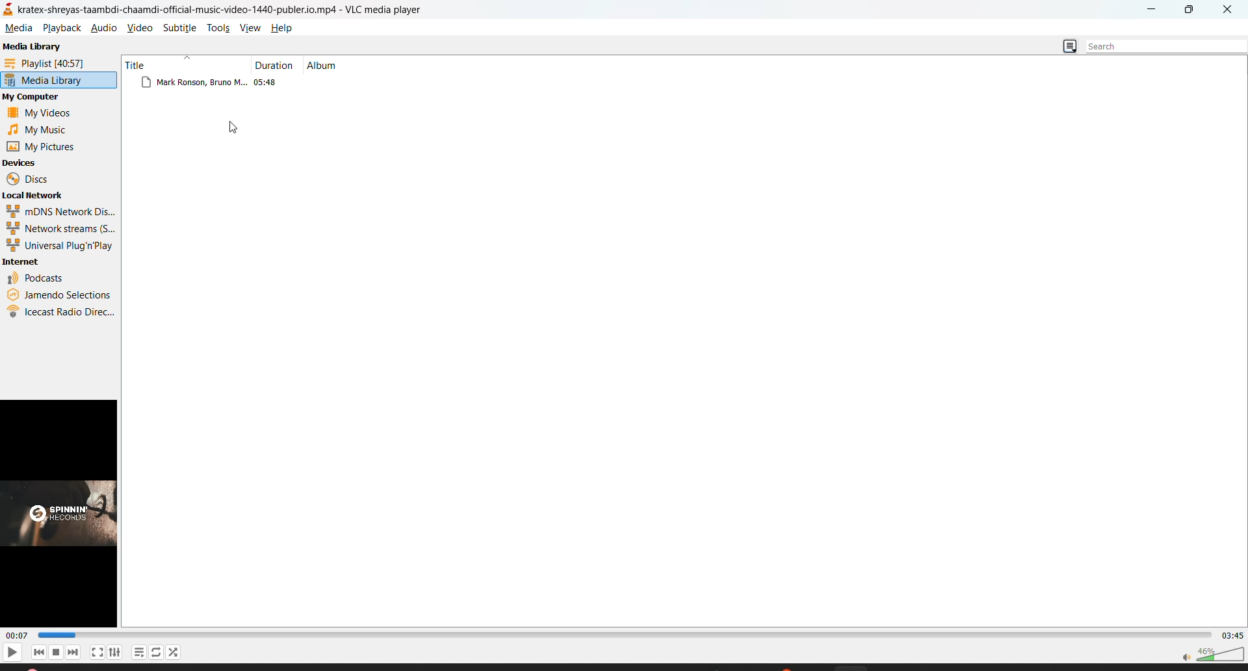 Image resolution: width=1248 pixels, height=671 pixels. What do you see at coordinates (1193, 10) in the screenshot?
I see `maximize` at bounding box center [1193, 10].